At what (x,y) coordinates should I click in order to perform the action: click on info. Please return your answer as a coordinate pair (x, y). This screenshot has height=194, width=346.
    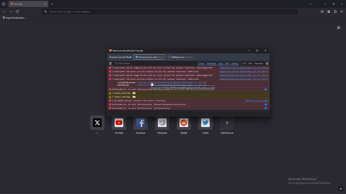
    Looking at the image, I should click on (227, 64).